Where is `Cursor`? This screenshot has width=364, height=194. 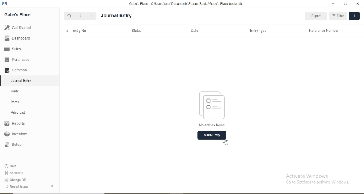
Cursor is located at coordinates (226, 142).